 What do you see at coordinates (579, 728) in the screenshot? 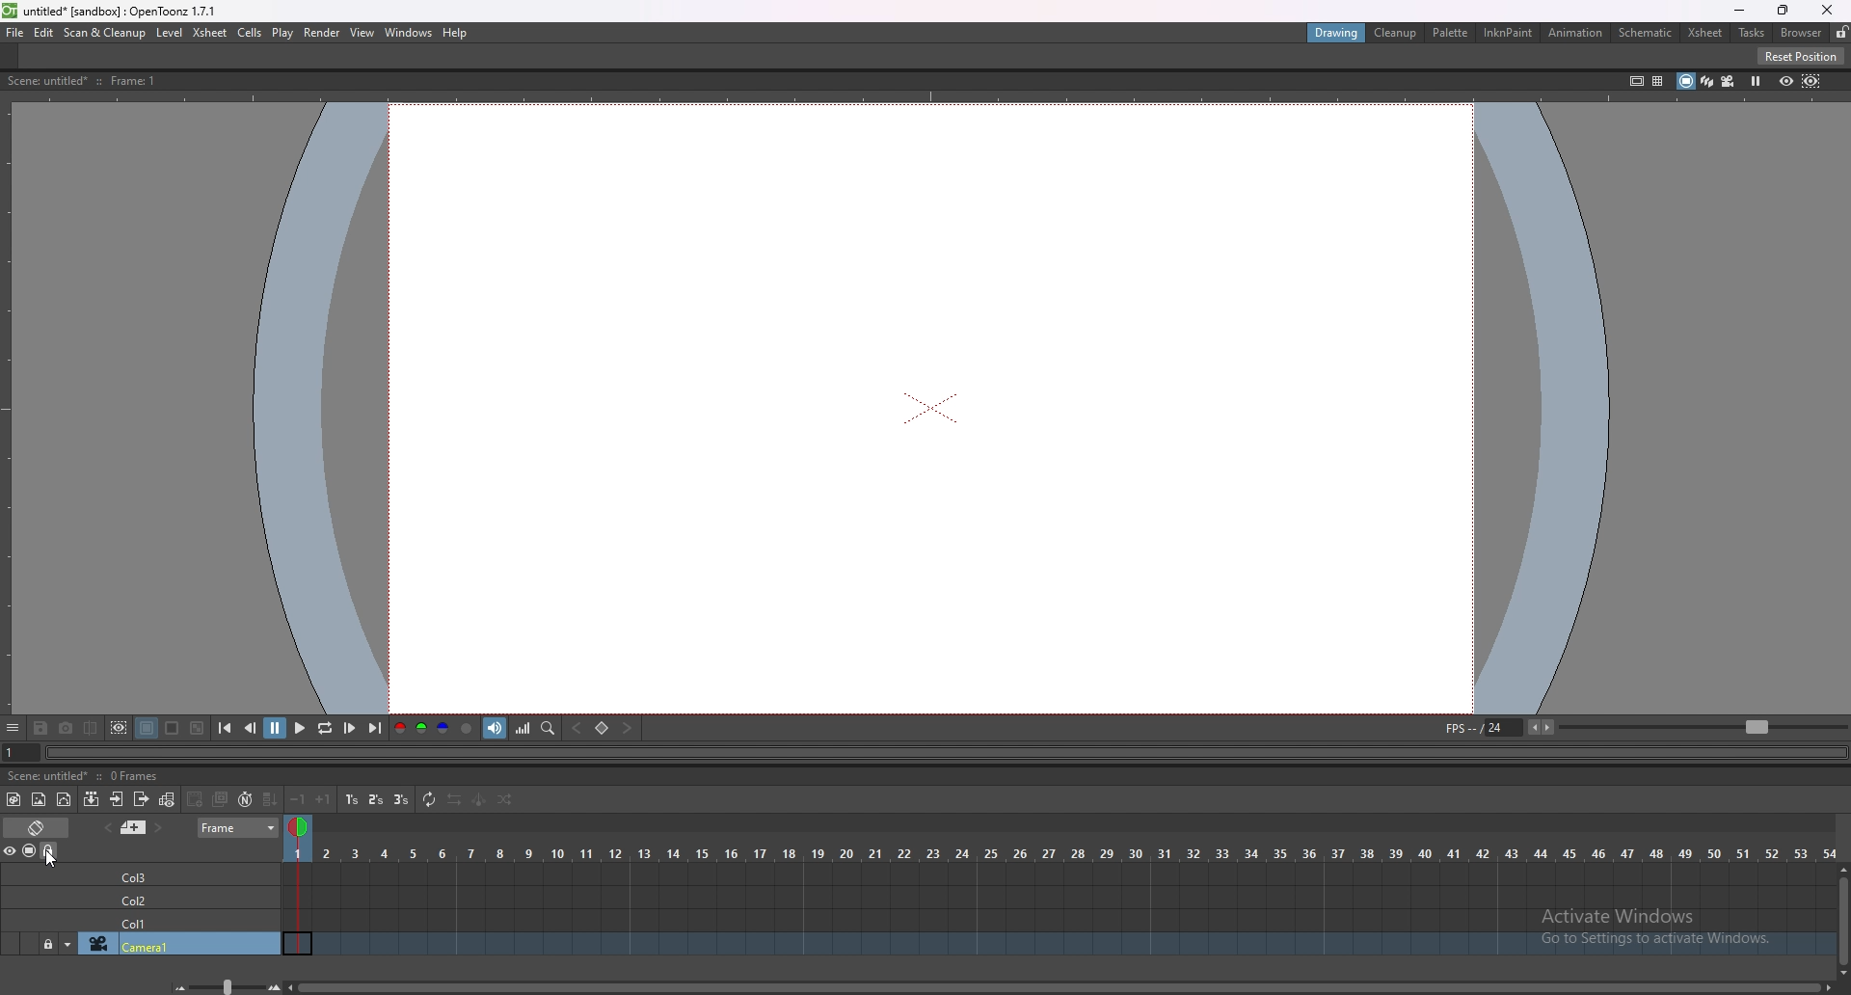
I see `previous key` at bounding box center [579, 728].